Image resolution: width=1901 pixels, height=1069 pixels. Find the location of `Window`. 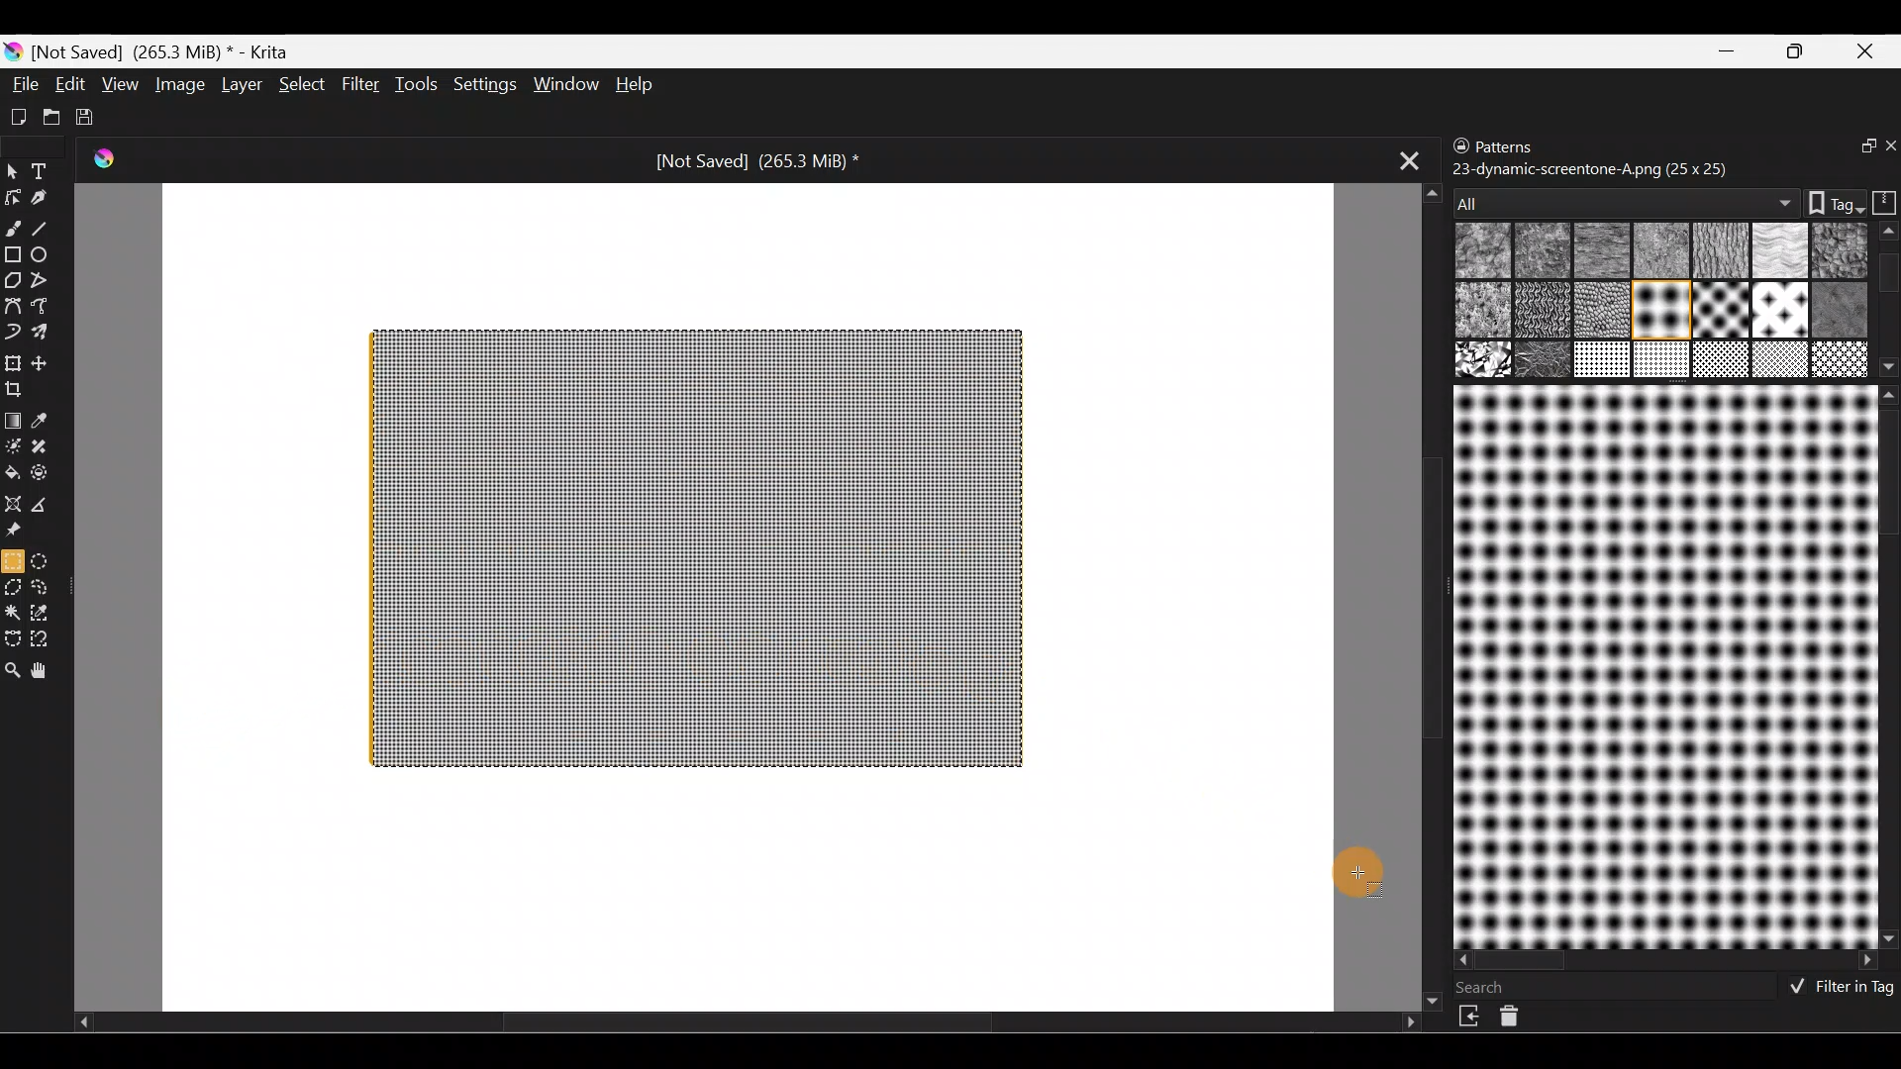

Window is located at coordinates (563, 84).